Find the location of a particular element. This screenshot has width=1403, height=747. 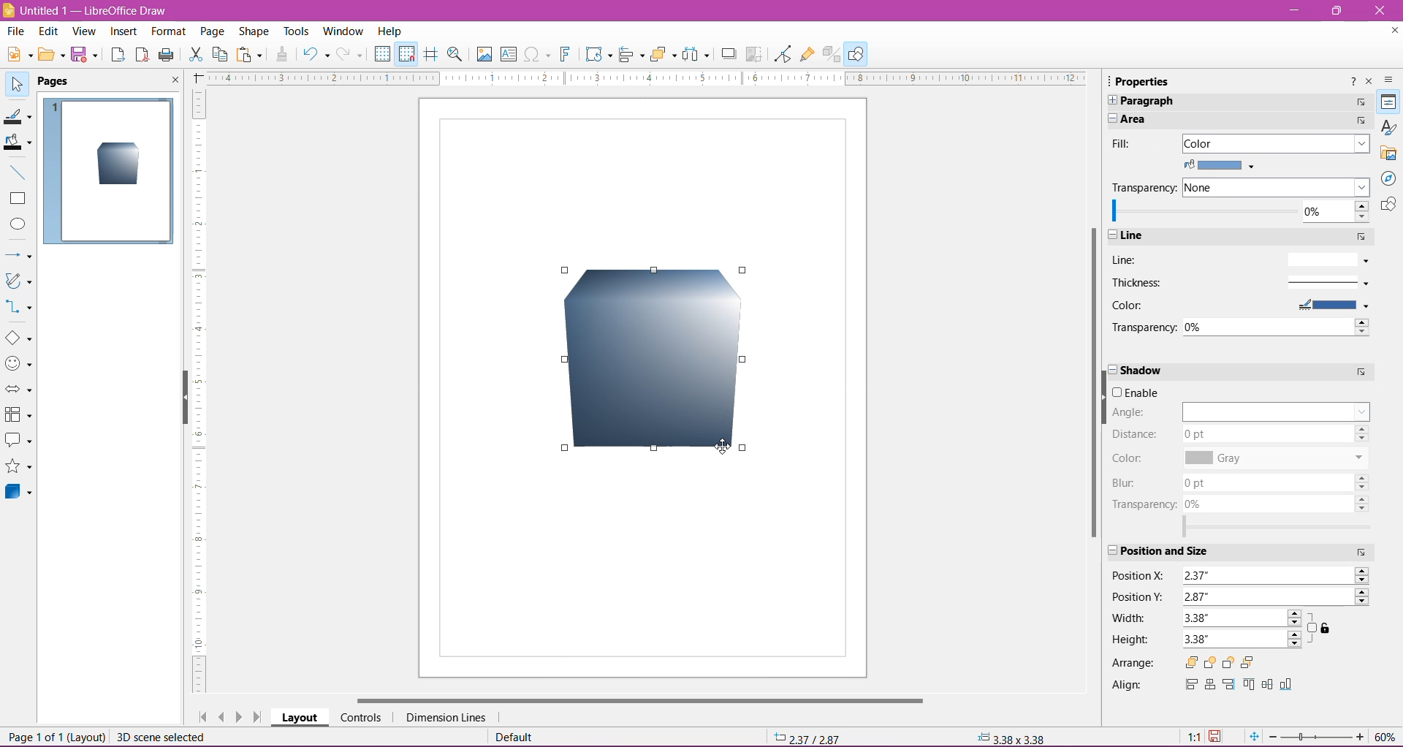

New is located at coordinates (18, 53).